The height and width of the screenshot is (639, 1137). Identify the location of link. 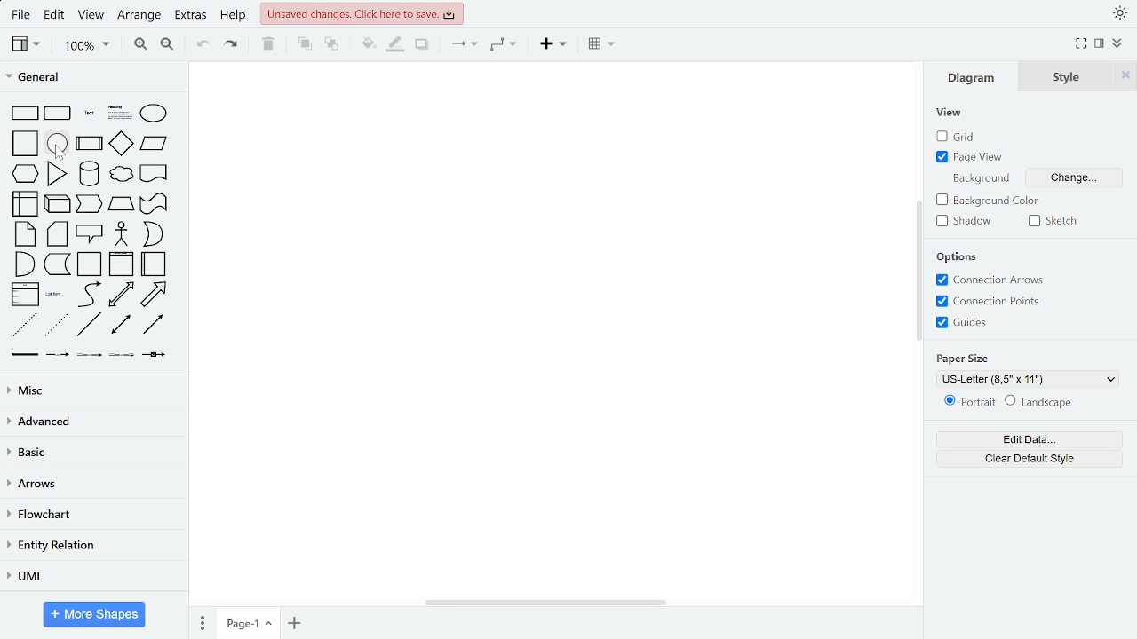
(24, 355).